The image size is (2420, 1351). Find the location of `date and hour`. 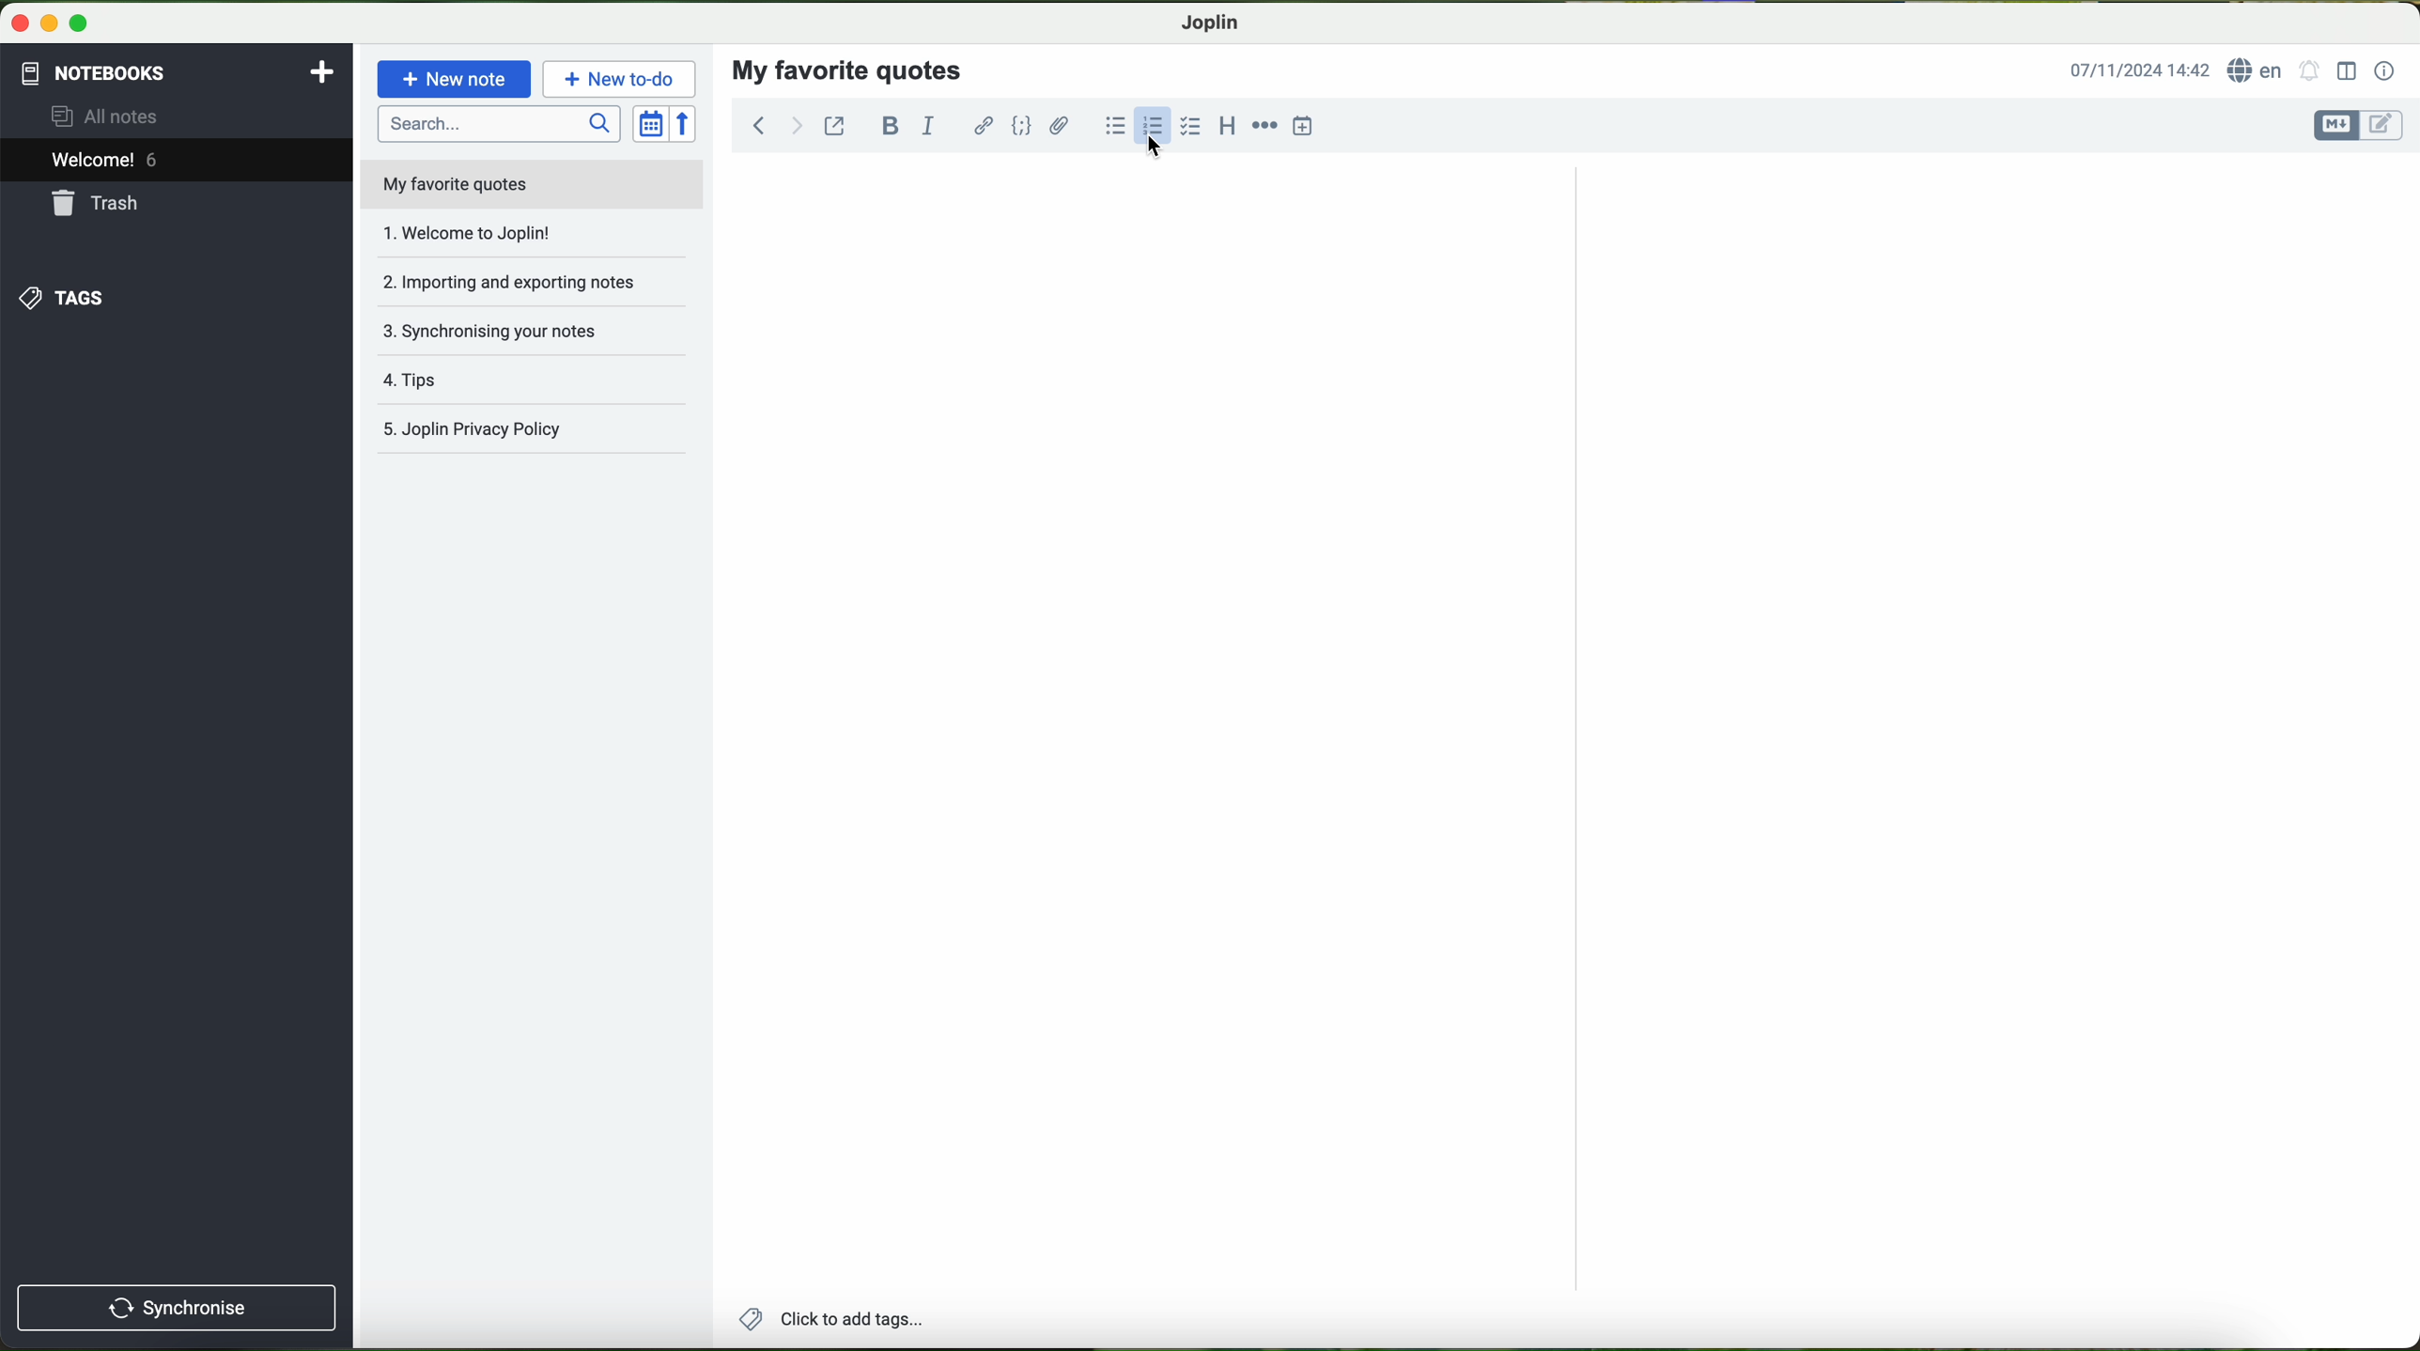

date and hour is located at coordinates (2137, 69).